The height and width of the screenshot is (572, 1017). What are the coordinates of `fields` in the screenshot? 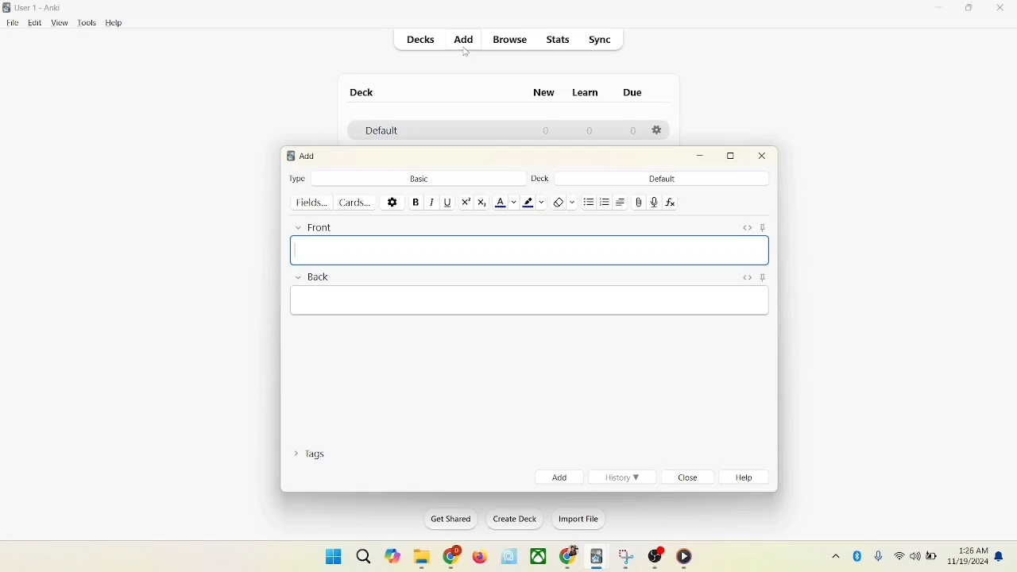 It's located at (313, 203).